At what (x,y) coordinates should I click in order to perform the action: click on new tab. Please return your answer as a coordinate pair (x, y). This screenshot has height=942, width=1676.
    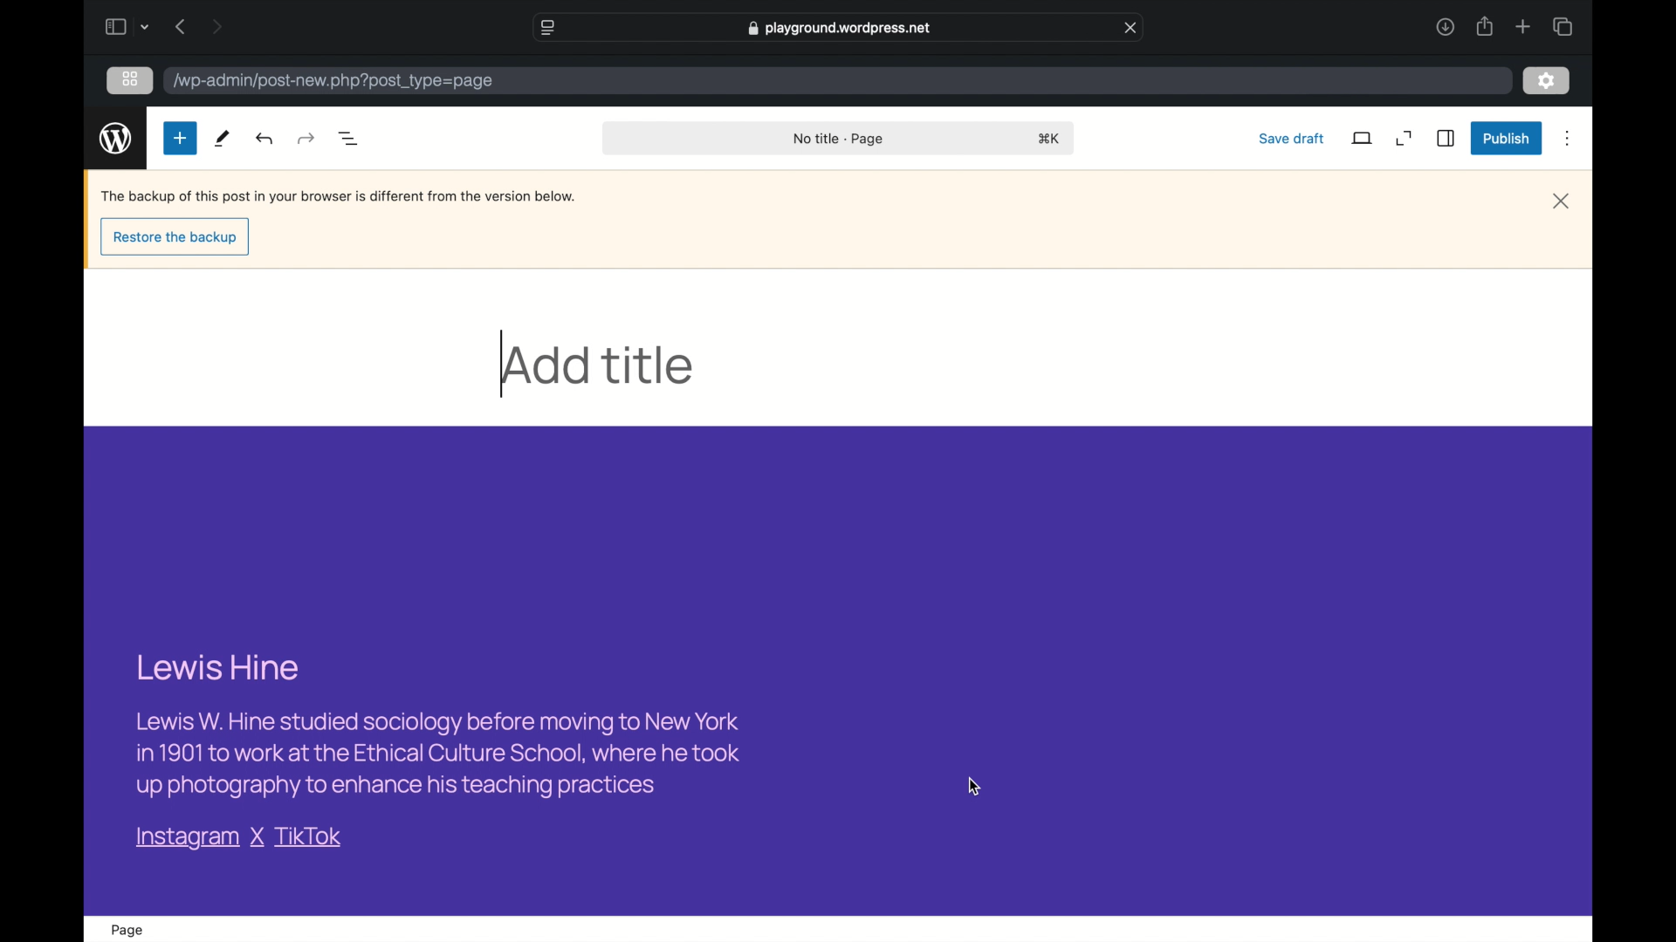
    Looking at the image, I should click on (1523, 27).